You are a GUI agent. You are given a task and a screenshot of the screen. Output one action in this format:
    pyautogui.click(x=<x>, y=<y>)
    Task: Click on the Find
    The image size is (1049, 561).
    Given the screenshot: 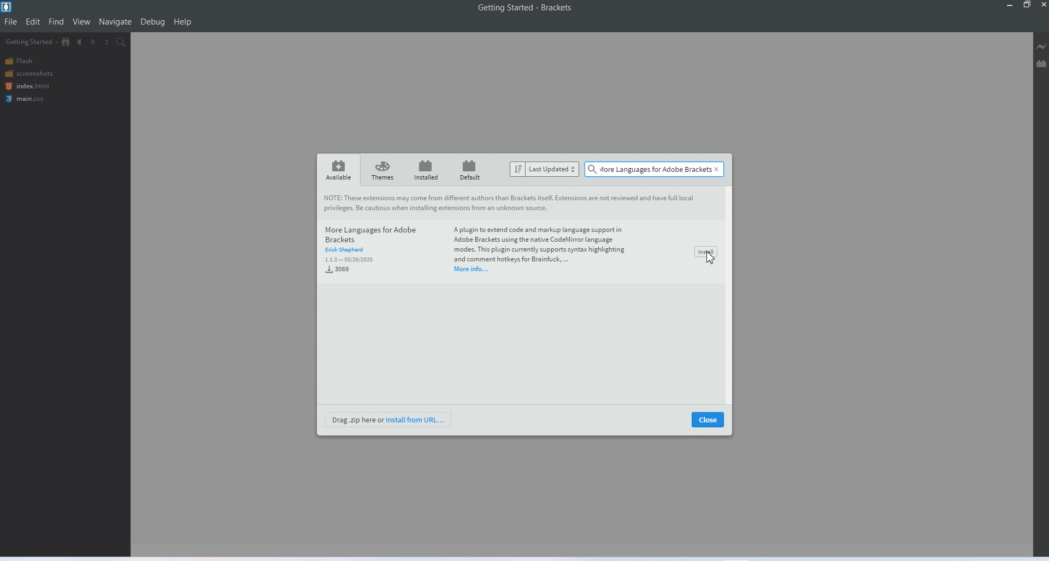 What is the action you would take?
    pyautogui.click(x=56, y=22)
    